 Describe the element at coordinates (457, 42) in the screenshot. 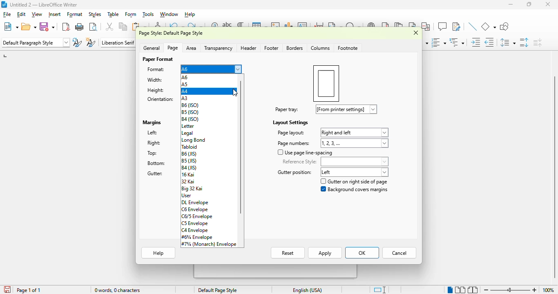

I see `select outline format` at that location.